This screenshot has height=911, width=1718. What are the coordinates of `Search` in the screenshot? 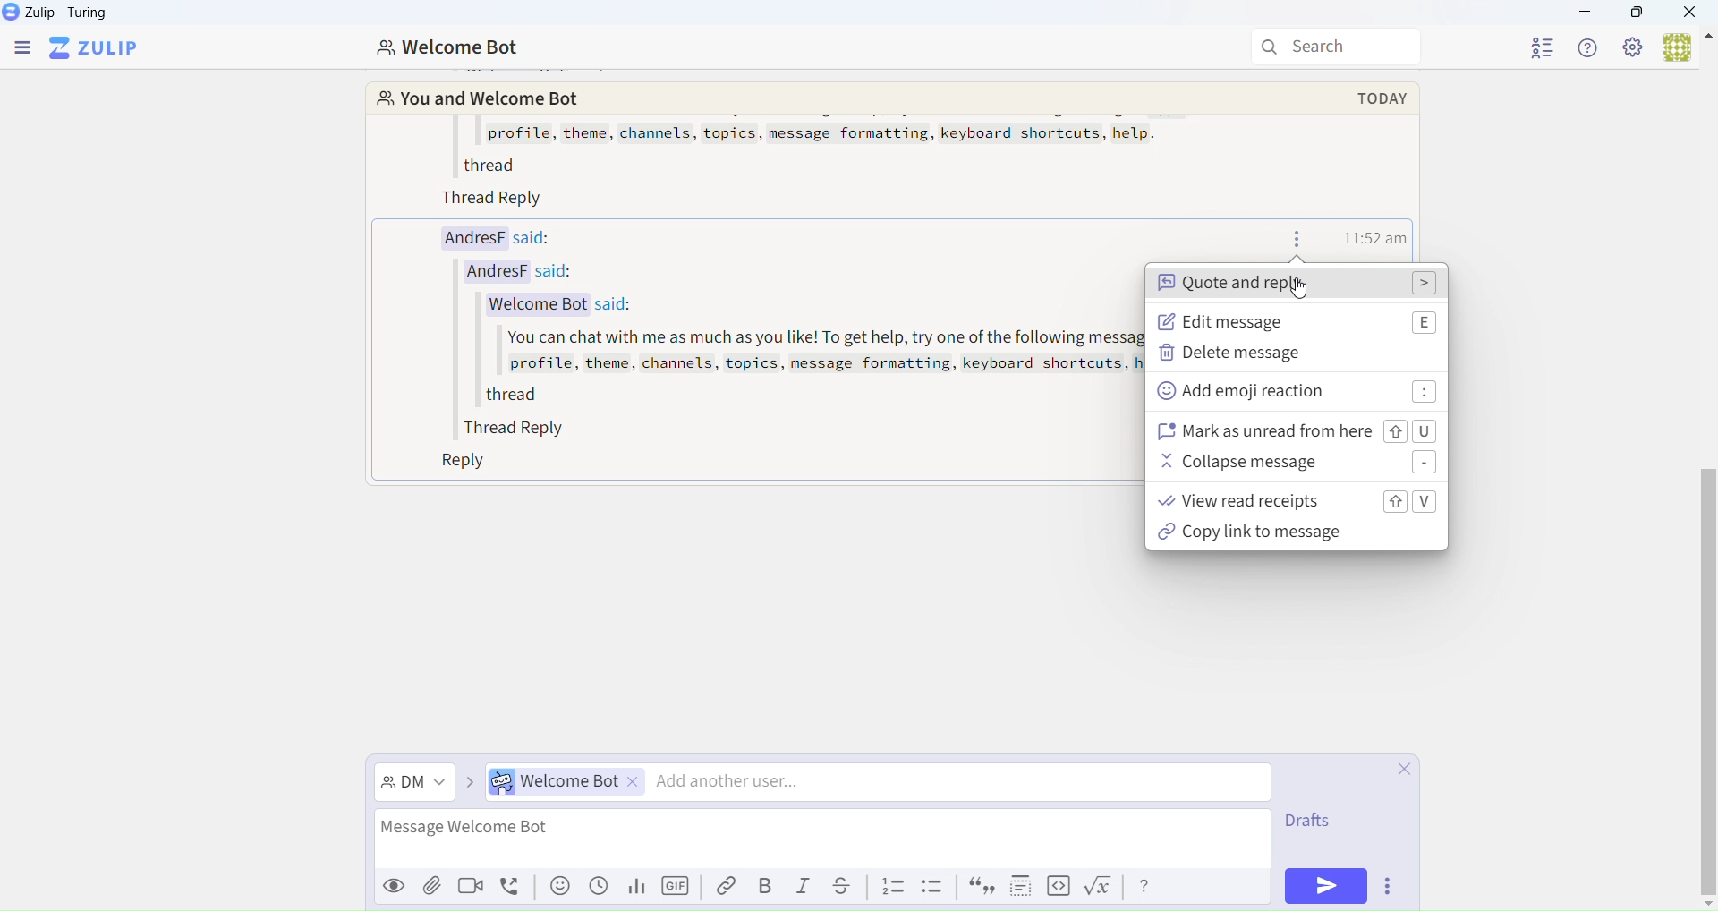 It's located at (1337, 45).